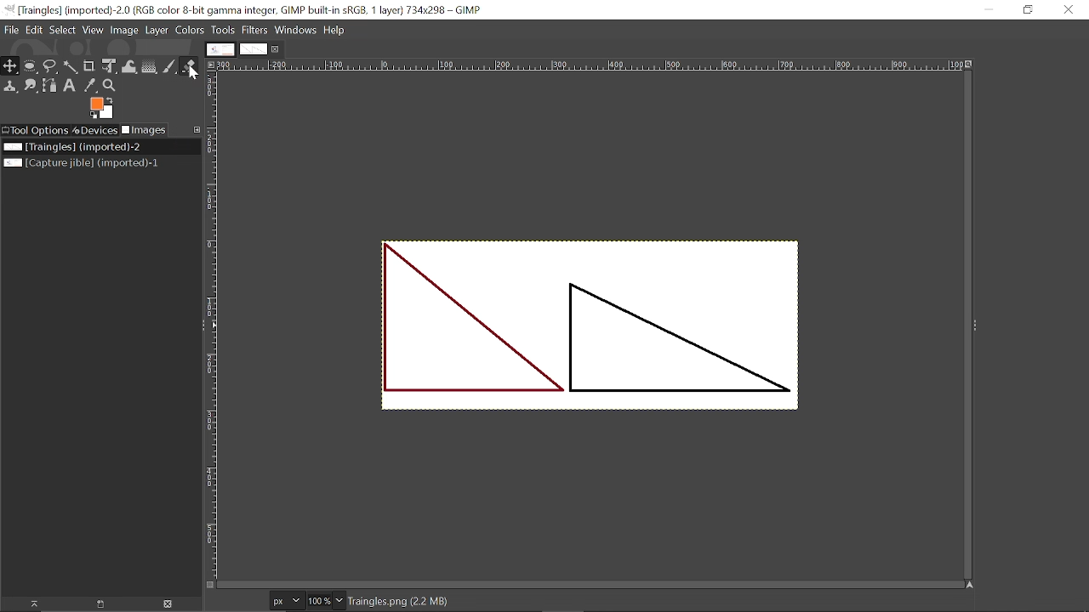 Image resolution: width=1089 pixels, height=612 pixels. Describe the element at coordinates (978, 326) in the screenshot. I see `Sidebar menu` at that location.